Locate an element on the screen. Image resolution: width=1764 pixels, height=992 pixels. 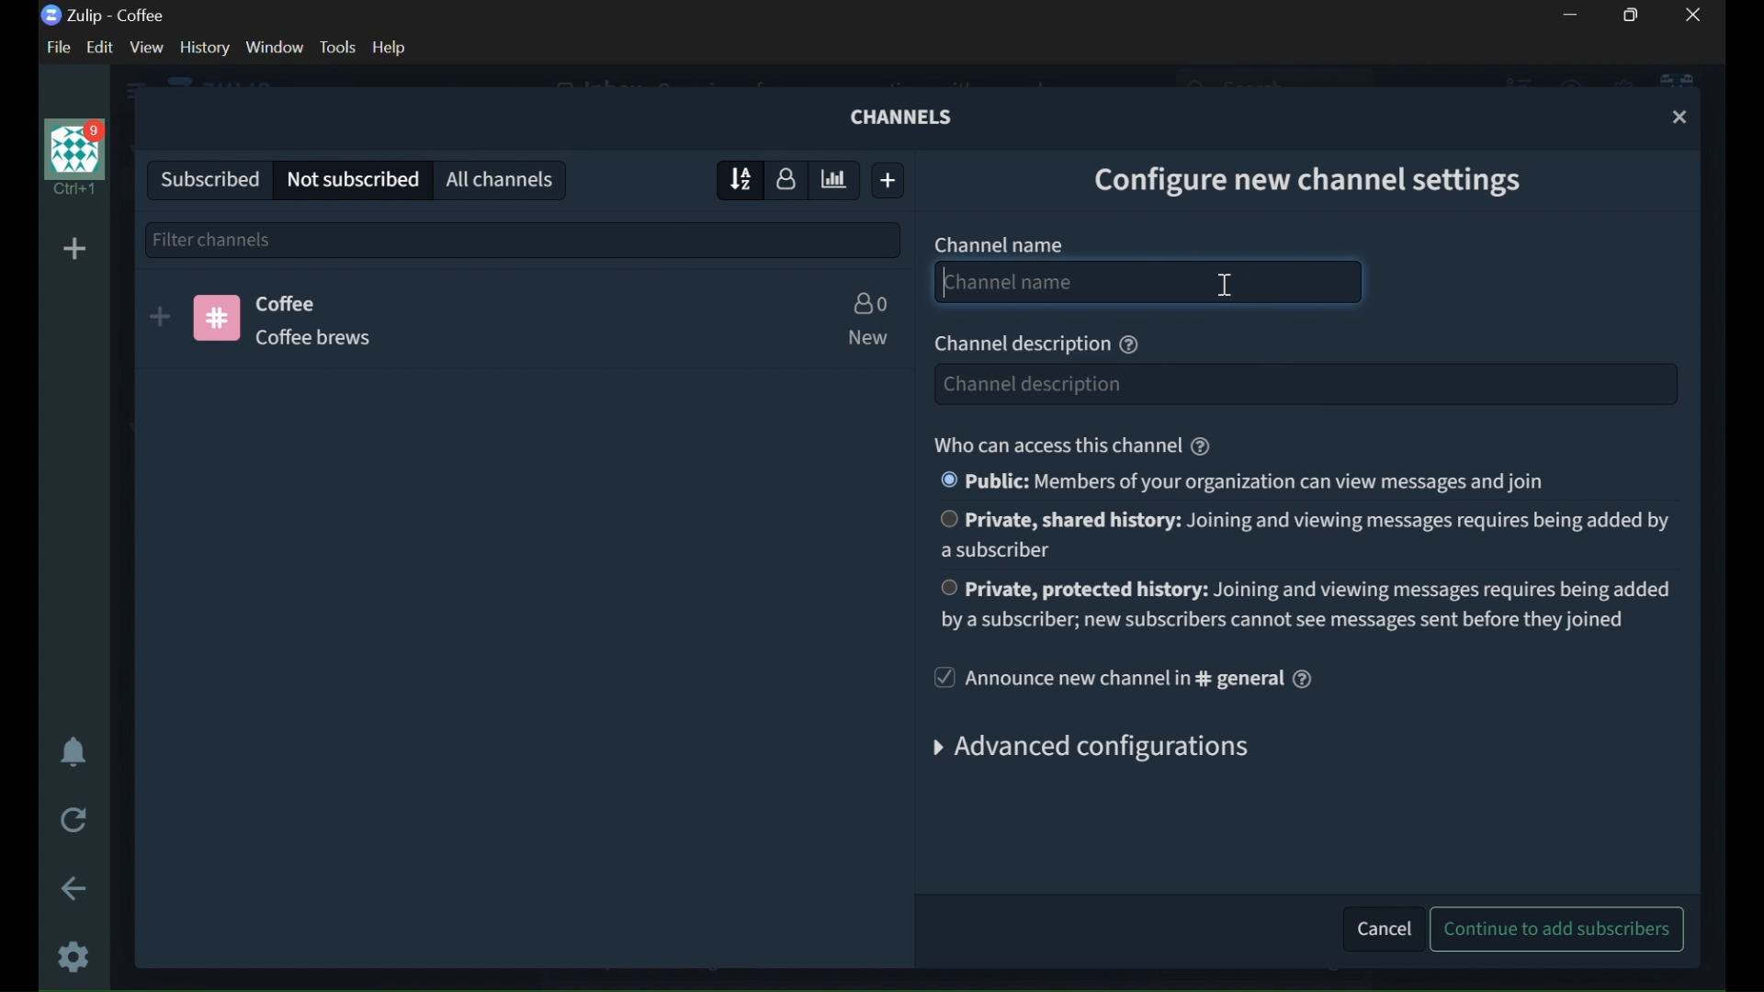
SORT BY NAME is located at coordinates (734, 179).